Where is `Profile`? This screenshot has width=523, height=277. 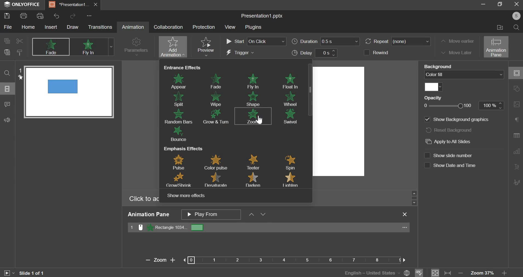
Profile is located at coordinates (516, 16).